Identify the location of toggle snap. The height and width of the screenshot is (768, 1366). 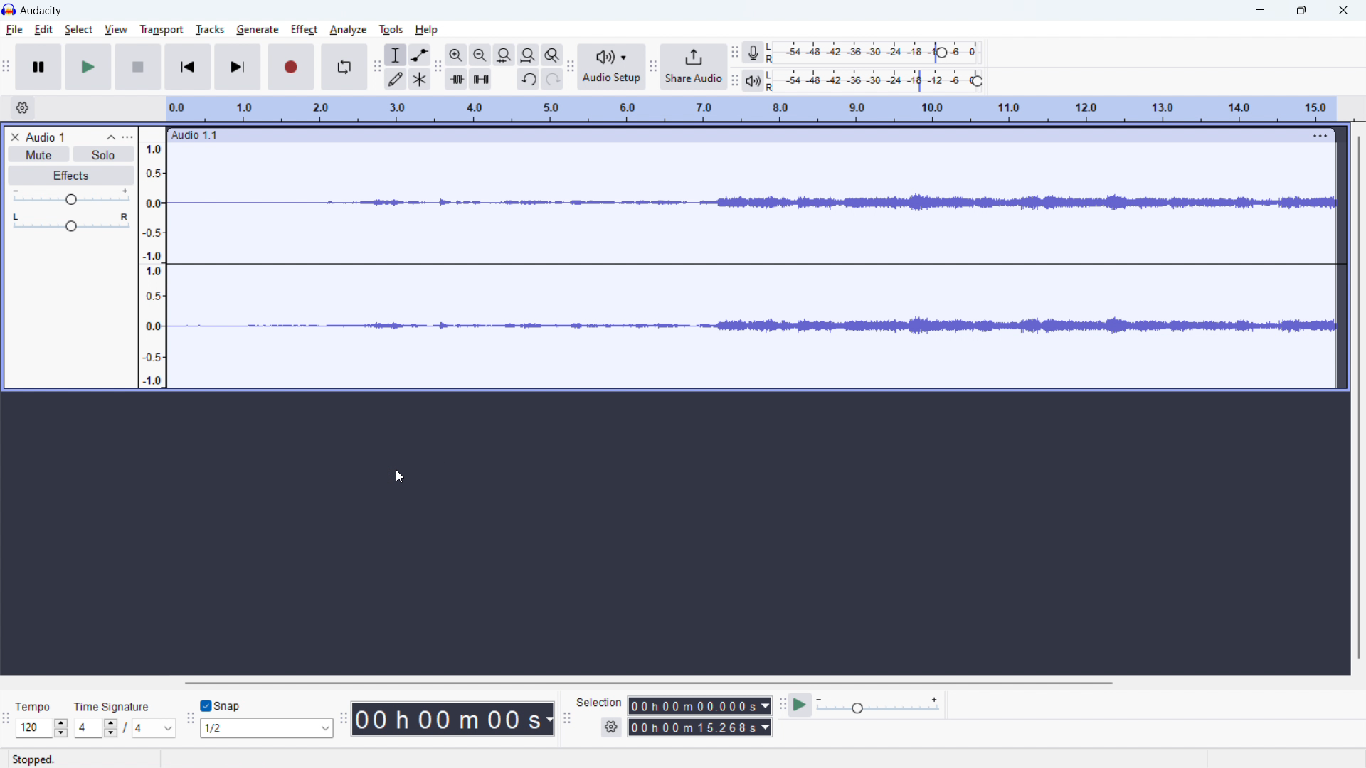
(221, 706).